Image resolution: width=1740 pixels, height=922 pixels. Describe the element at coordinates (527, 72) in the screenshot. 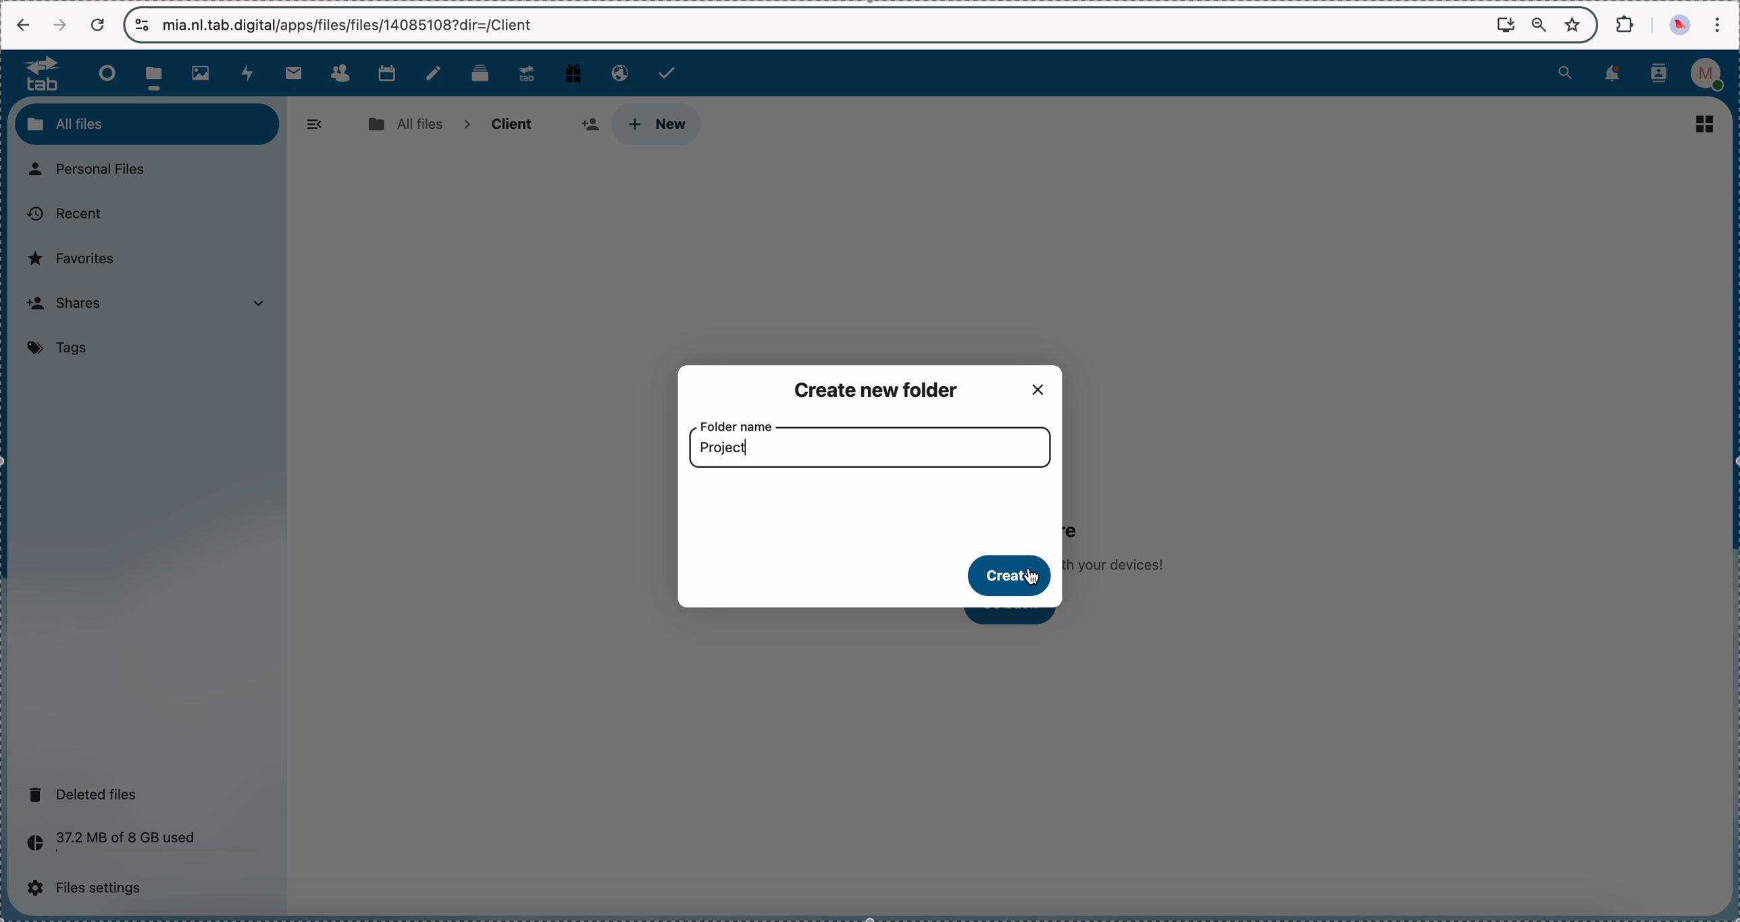

I see `upgrade` at that location.